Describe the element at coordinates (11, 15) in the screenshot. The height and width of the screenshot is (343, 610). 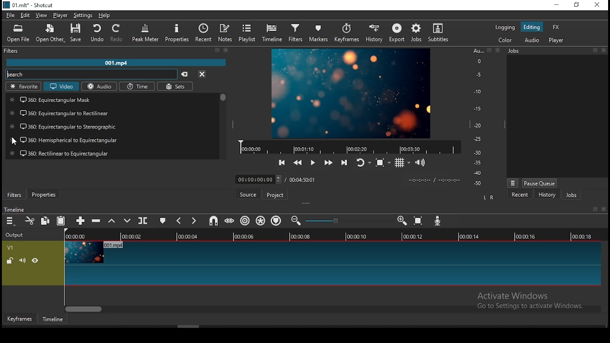
I see `file` at that location.